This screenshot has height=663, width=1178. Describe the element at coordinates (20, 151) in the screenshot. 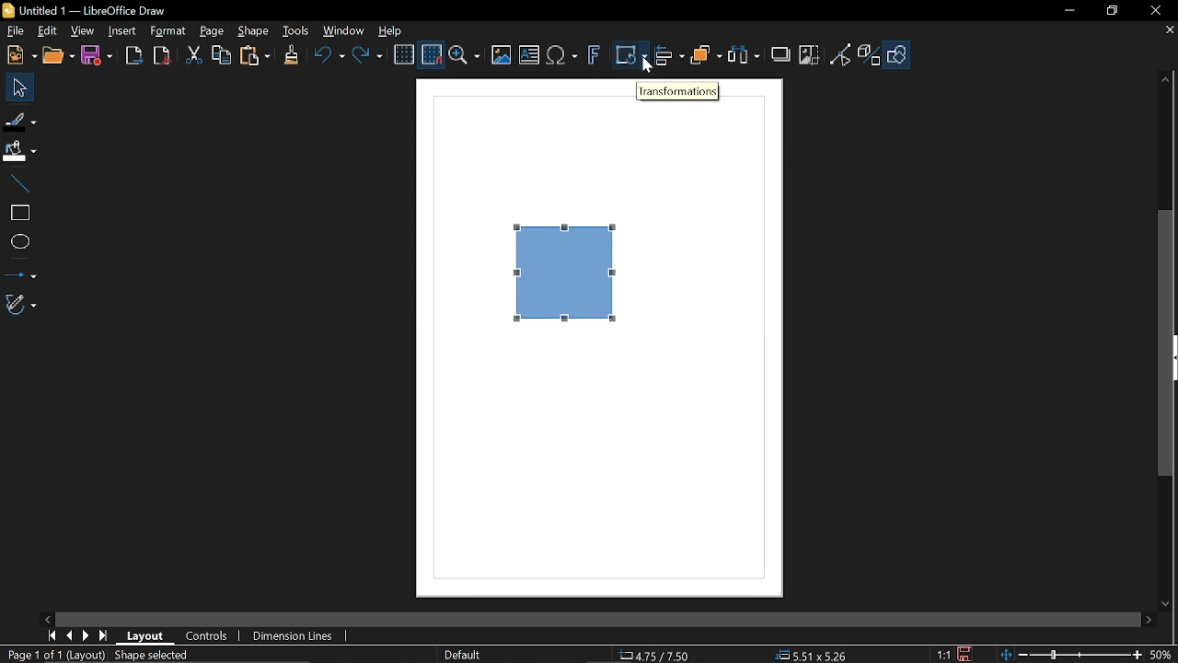

I see `Fill color` at that location.